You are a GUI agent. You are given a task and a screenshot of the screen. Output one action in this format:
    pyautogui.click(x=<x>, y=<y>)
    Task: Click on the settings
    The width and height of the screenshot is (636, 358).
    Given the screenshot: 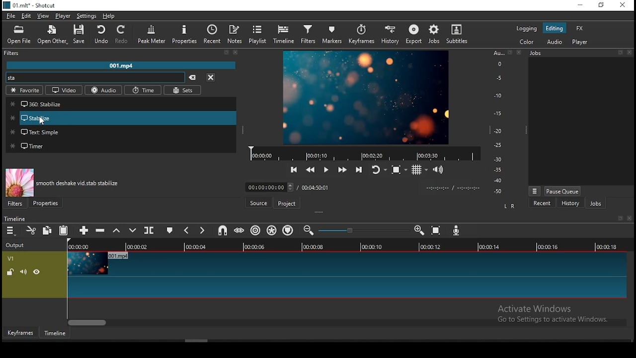 What is the action you would take?
    pyautogui.click(x=88, y=15)
    